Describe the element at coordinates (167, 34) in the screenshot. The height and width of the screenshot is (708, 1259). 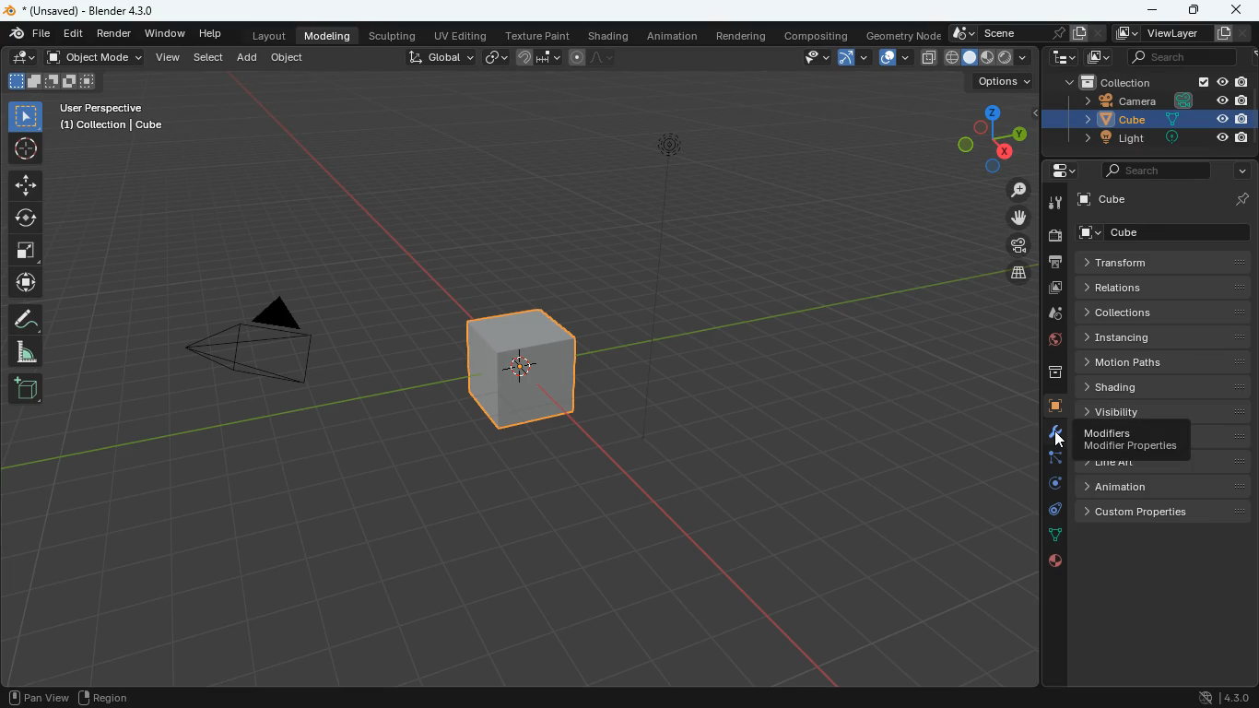
I see `window` at that location.